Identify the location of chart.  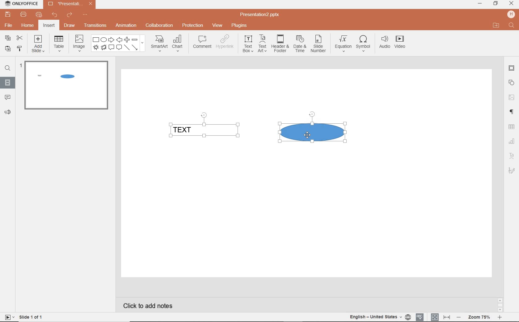
(179, 43).